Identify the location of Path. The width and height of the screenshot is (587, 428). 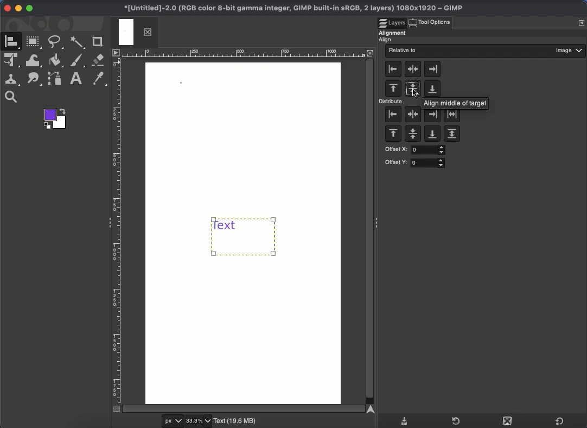
(54, 80).